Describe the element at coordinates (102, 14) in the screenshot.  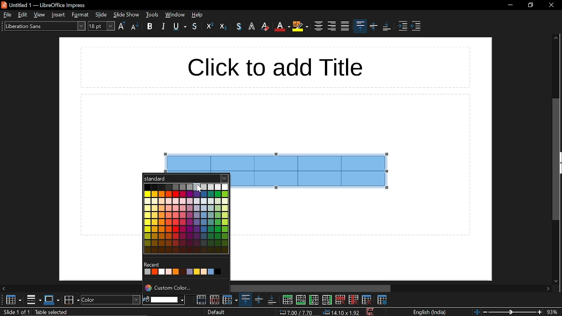
I see `slide` at that location.